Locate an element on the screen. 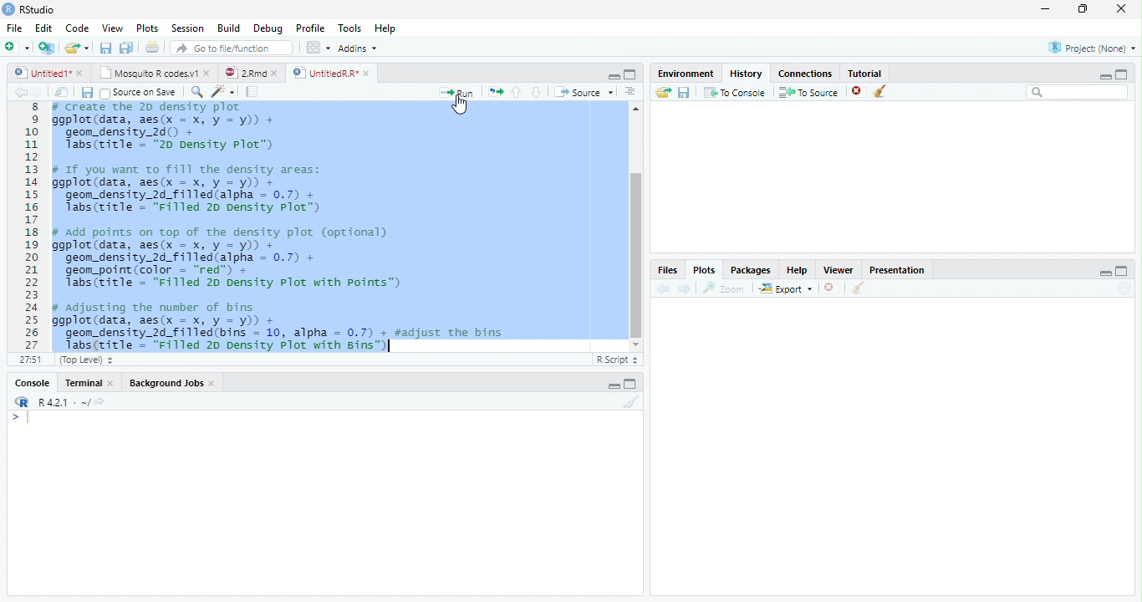 This screenshot has width=1142, height=602. UnttiedR Rr” is located at coordinates (324, 72).